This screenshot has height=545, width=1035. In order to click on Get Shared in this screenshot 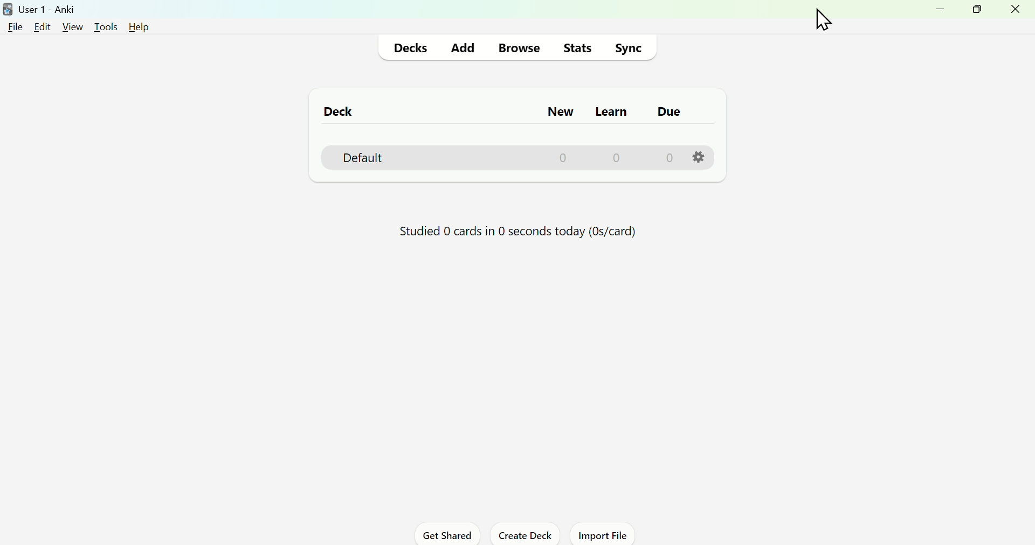, I will do `click(444, 534)`.